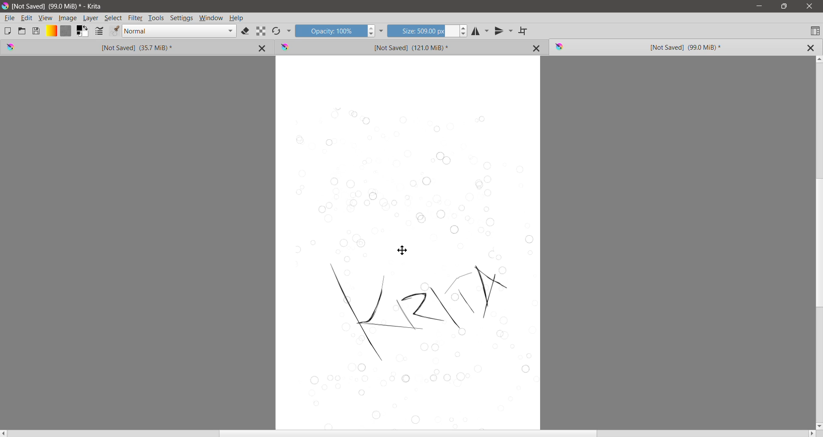  Describe the element at coordinates (9, 18) in the screenshot. I see `File` at that location.